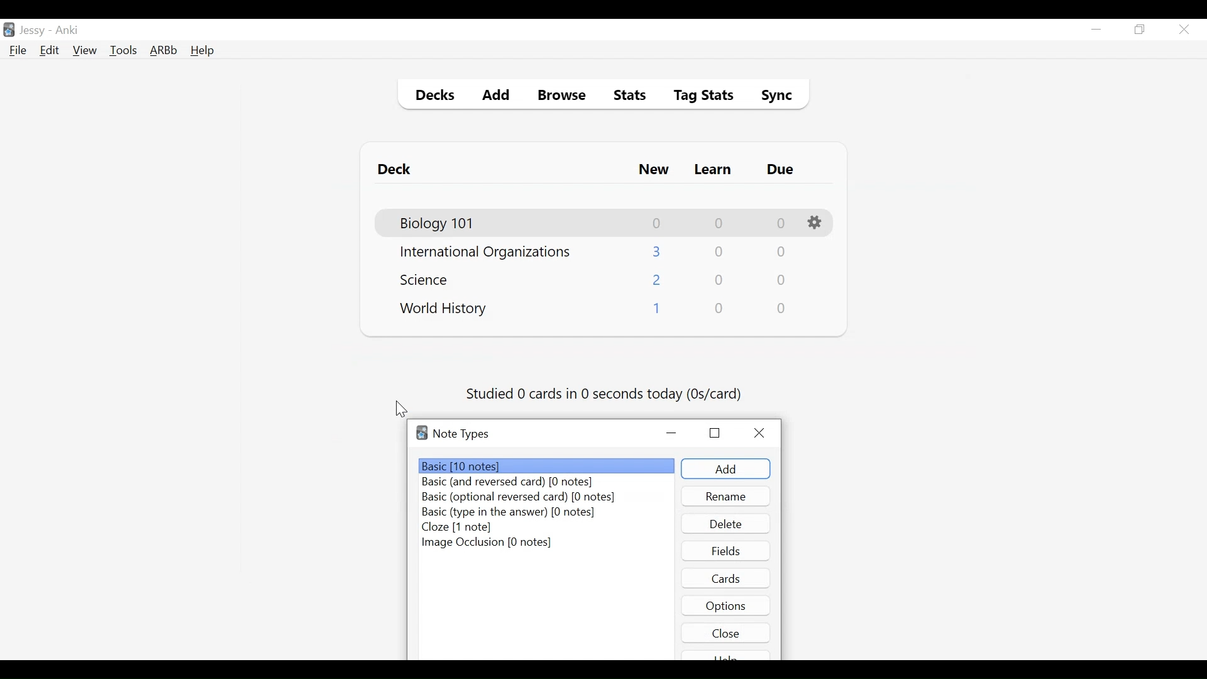 This screenshot has width=1207, height=679. I want to click on Tools, so click(123, 50).